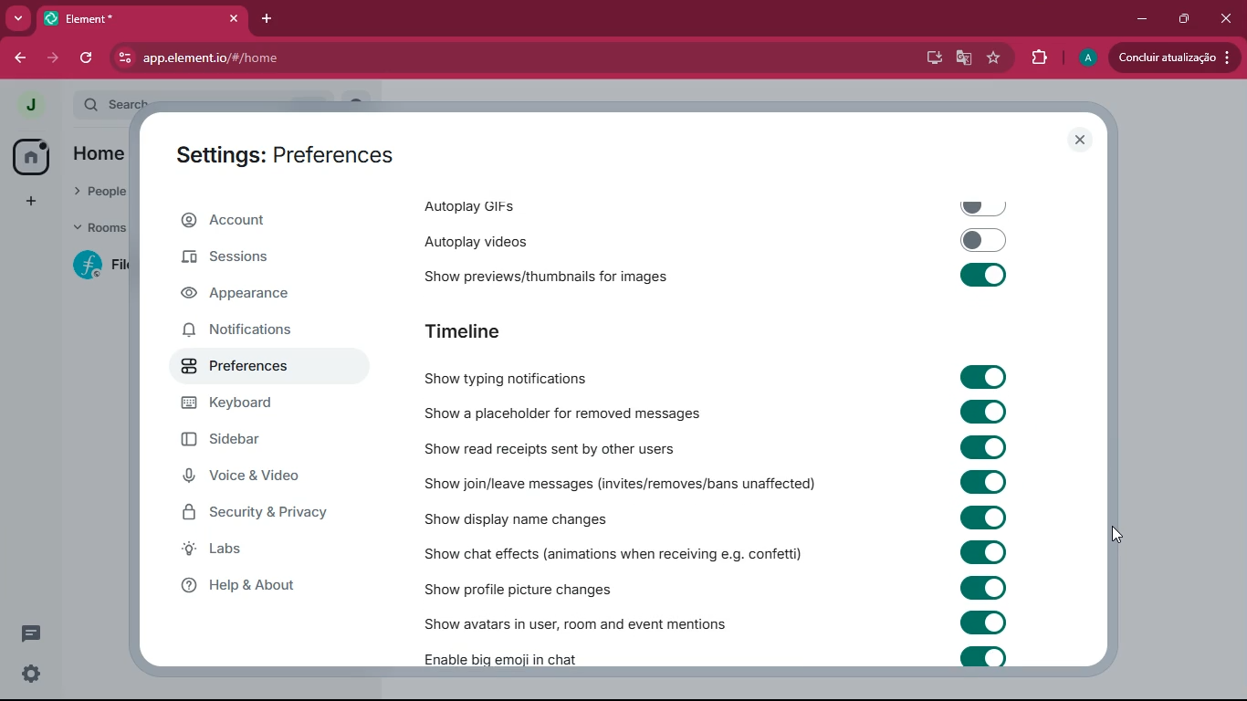 The height and width of the screenshot is (701, 1247). Describe the element at coordinates (1086, 58) in the screenshot. I see `profile picture` at that location.